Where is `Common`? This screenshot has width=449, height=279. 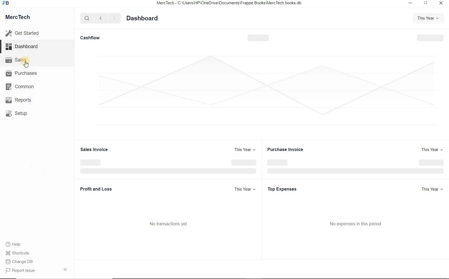
Common is located at coordinates (20, 87).